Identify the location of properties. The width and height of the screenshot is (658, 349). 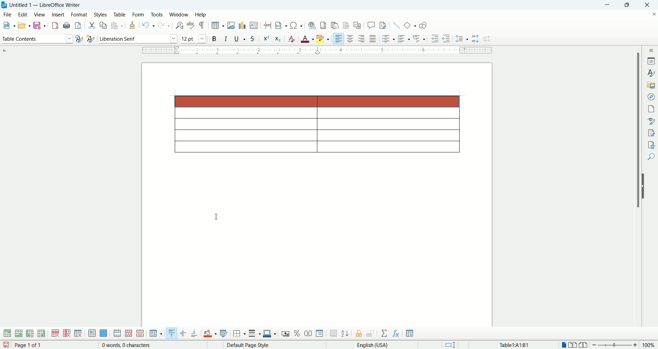
(651, 60).